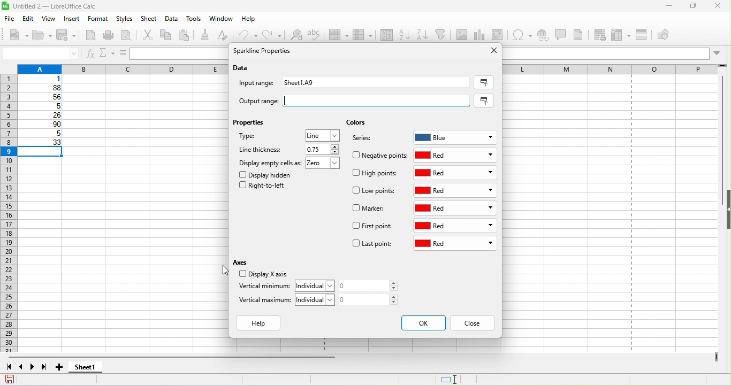 This screenshot has height=386, width=731. Describe the element at coordinates (265, 187) in the screenshot. I see `right to left` at that location.